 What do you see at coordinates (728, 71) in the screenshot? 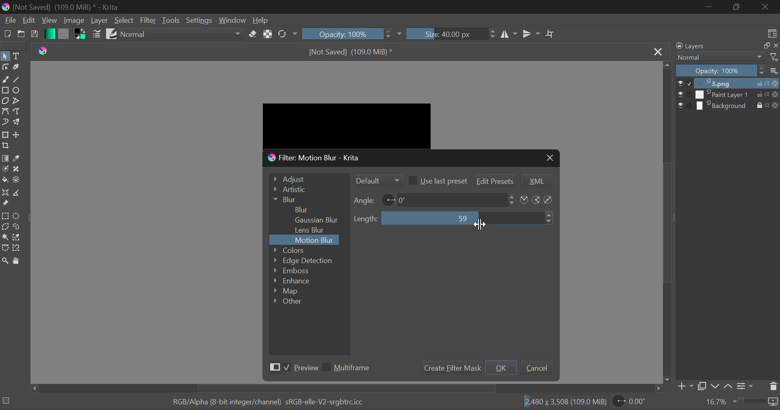
I see `Opacity 100%` at bounding box center [728, 71].